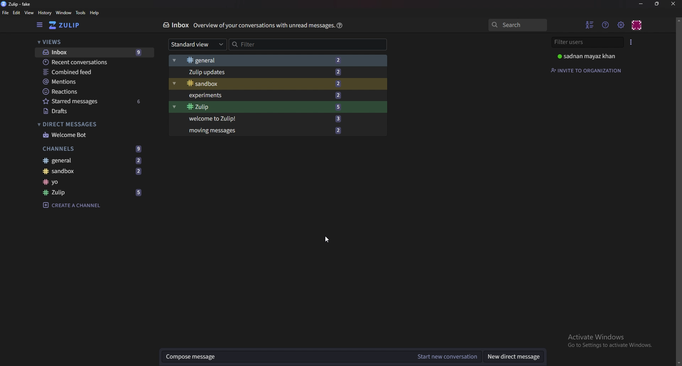 This screenshot has width=682, height=366. What do you see at coordinates (93, 82) in the screenshot?
I see `Mentions` at bounding box center [93, 82].